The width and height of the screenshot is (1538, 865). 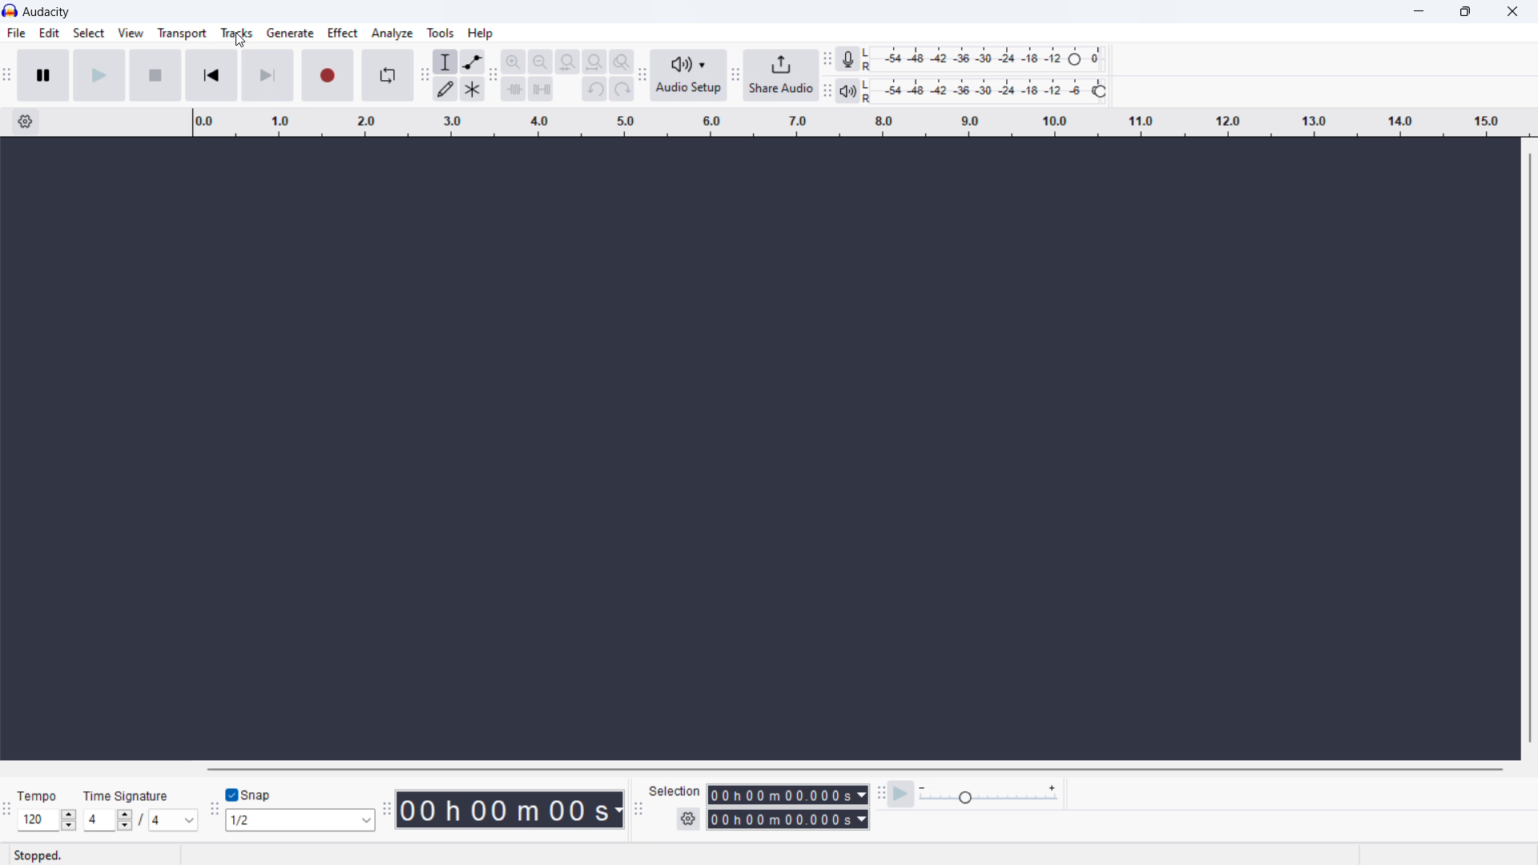 I want to click on checkbox, so click(x=233, y=794).